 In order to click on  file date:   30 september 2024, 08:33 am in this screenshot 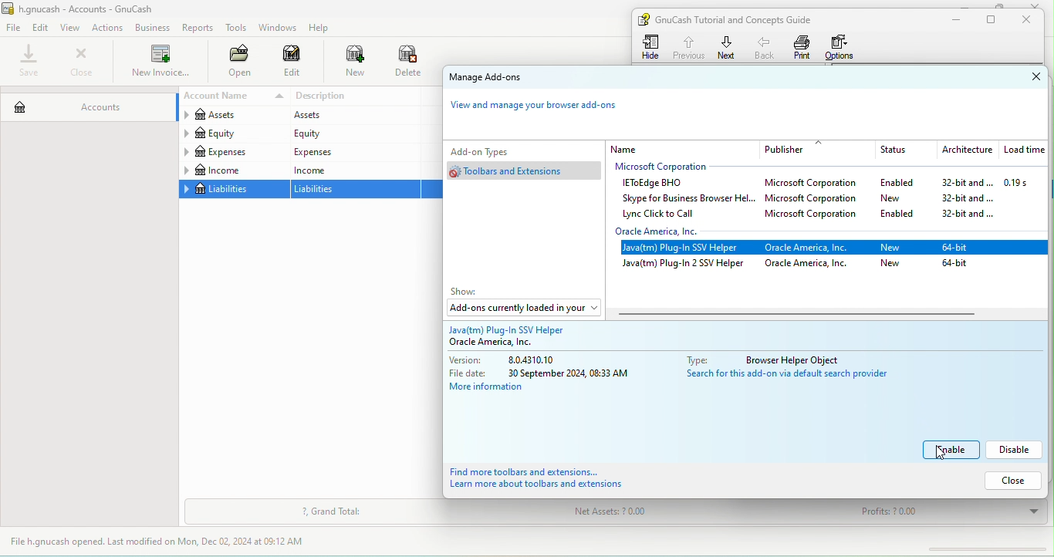, I will do `click(542, 373)`.